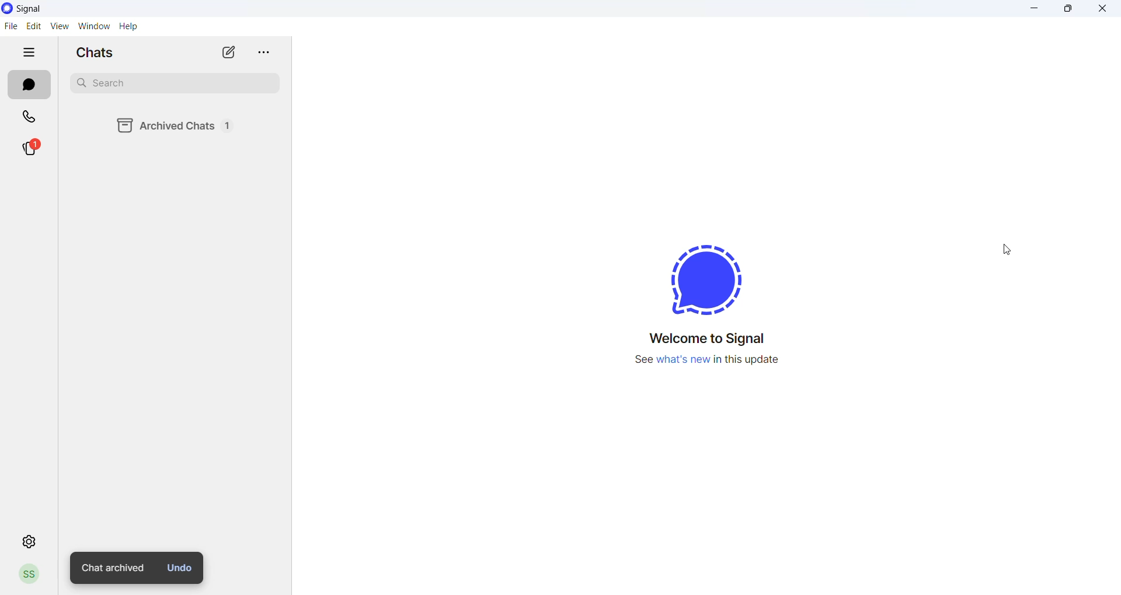  Describe the element at coordinates (171, 85) in the screenshot. I see `search chats` at that location.